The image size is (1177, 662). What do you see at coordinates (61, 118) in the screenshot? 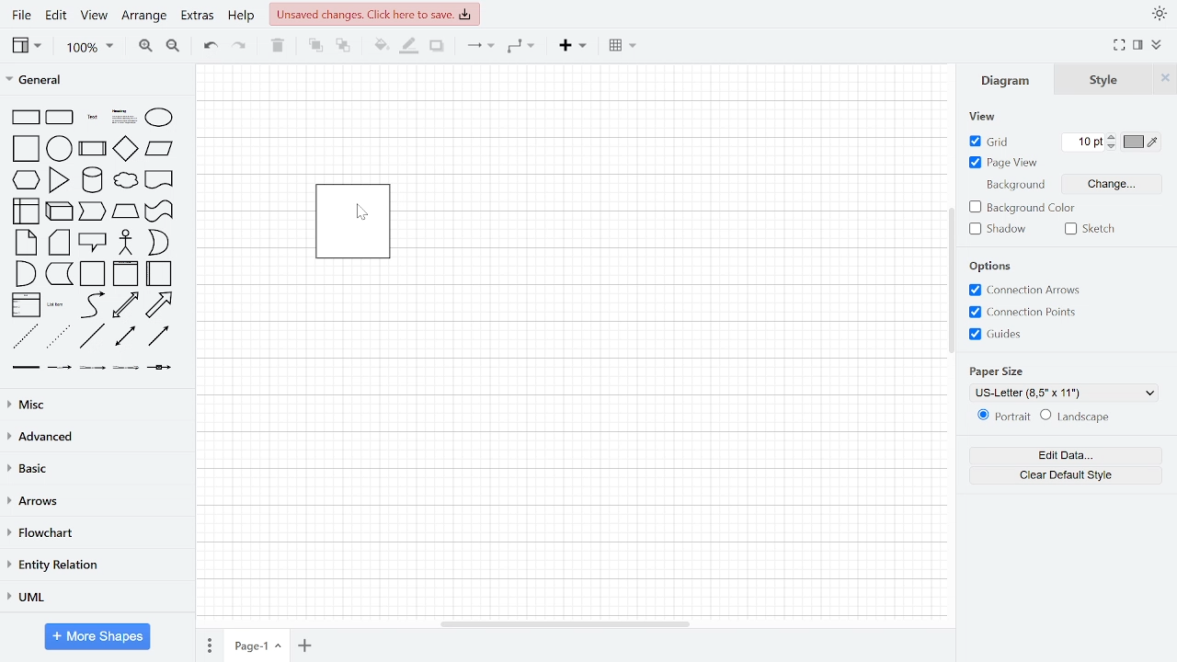
I see `rounded rectangle` at bounding box center [61, 118].